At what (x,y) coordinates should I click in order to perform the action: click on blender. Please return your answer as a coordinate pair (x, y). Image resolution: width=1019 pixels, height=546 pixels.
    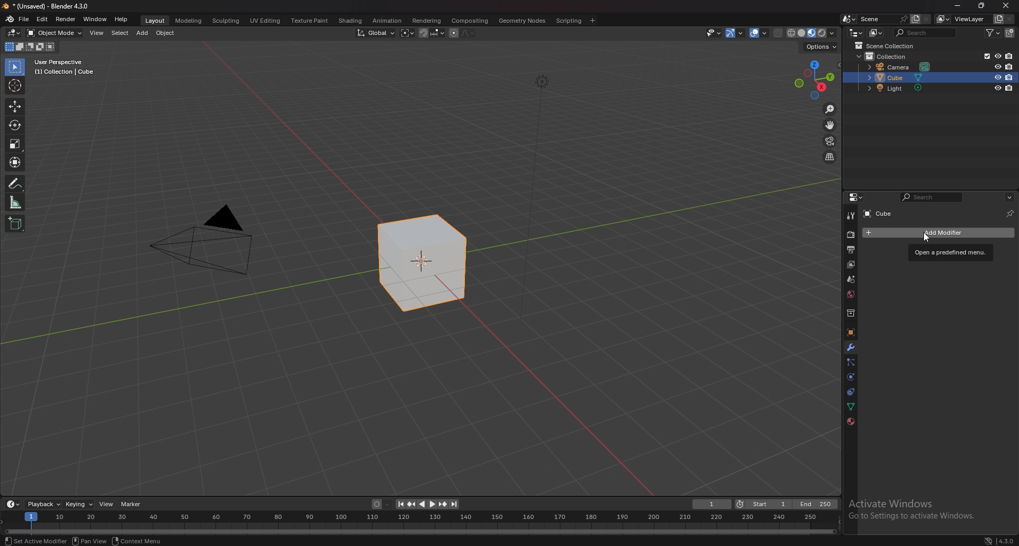
    Looking at the image, I should click on (10, 18).